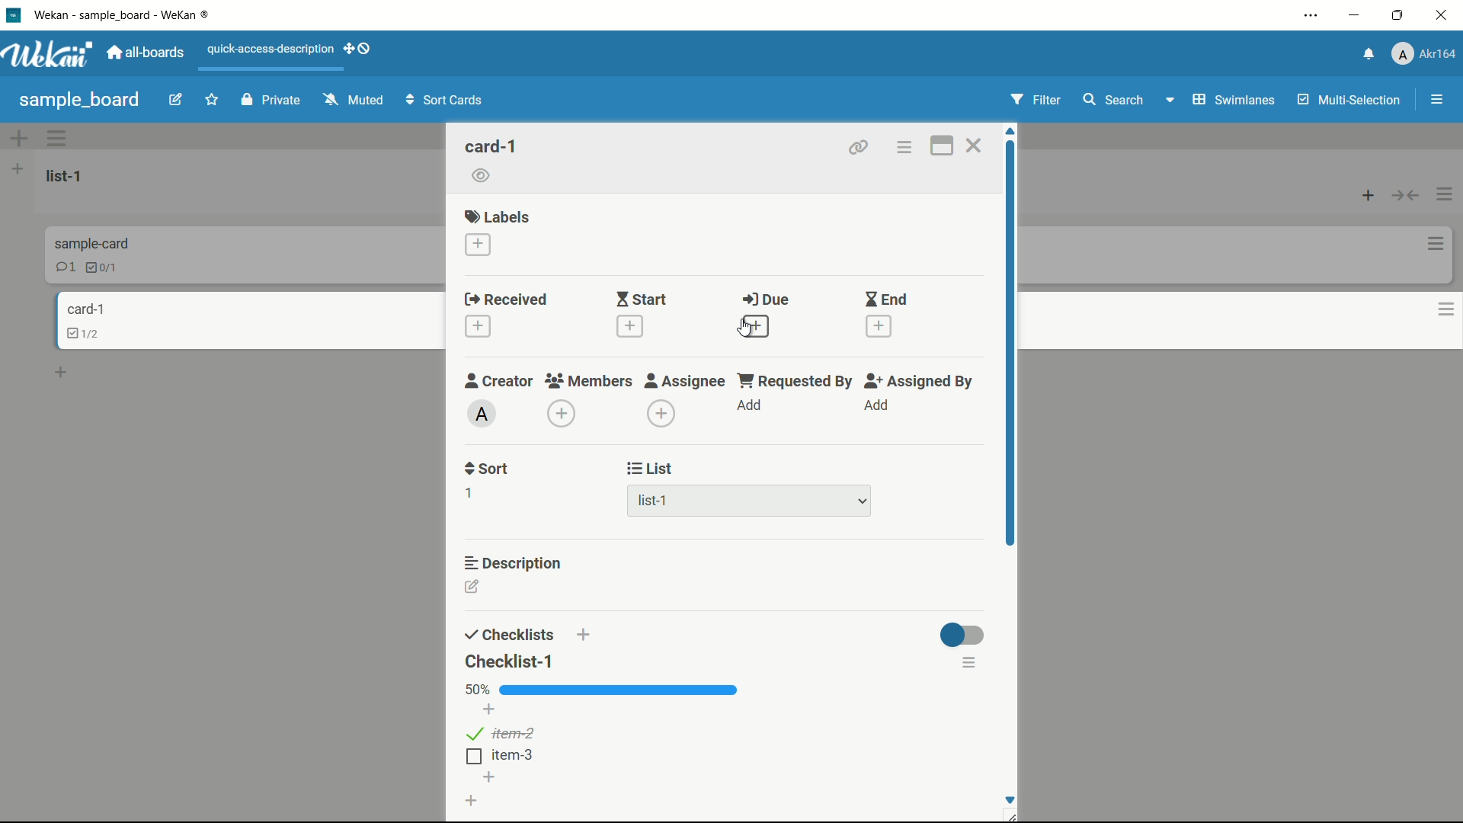 The width and height of the screenshot is (1463, 823). What do you see at coordinates (1433, 100) in the screenshot?
I see `open or close sidebar` at bounding box center [1433, 100].